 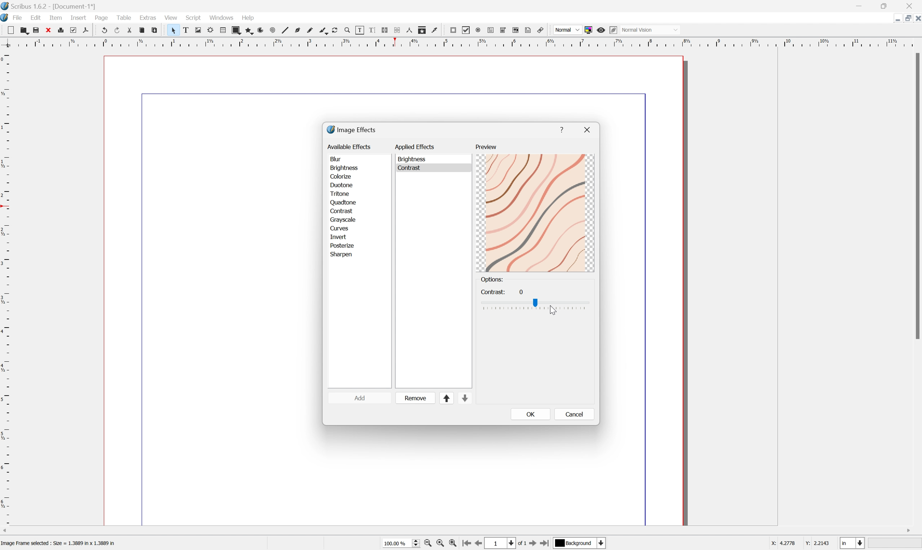 I want to click on brightness, so click(x=345, y=168).